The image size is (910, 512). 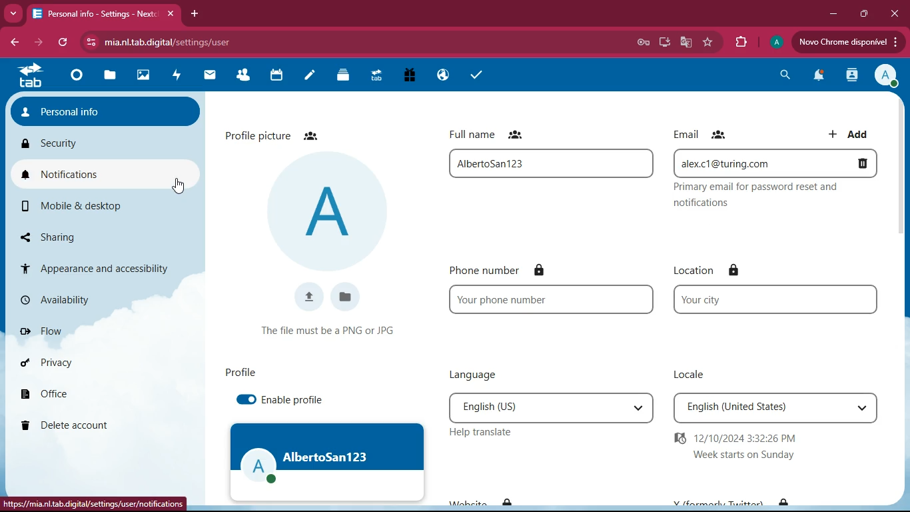 What do you see at coordinates (709, 43) in the screenshot?
I see `favourite` at bounding box center [709, 43].